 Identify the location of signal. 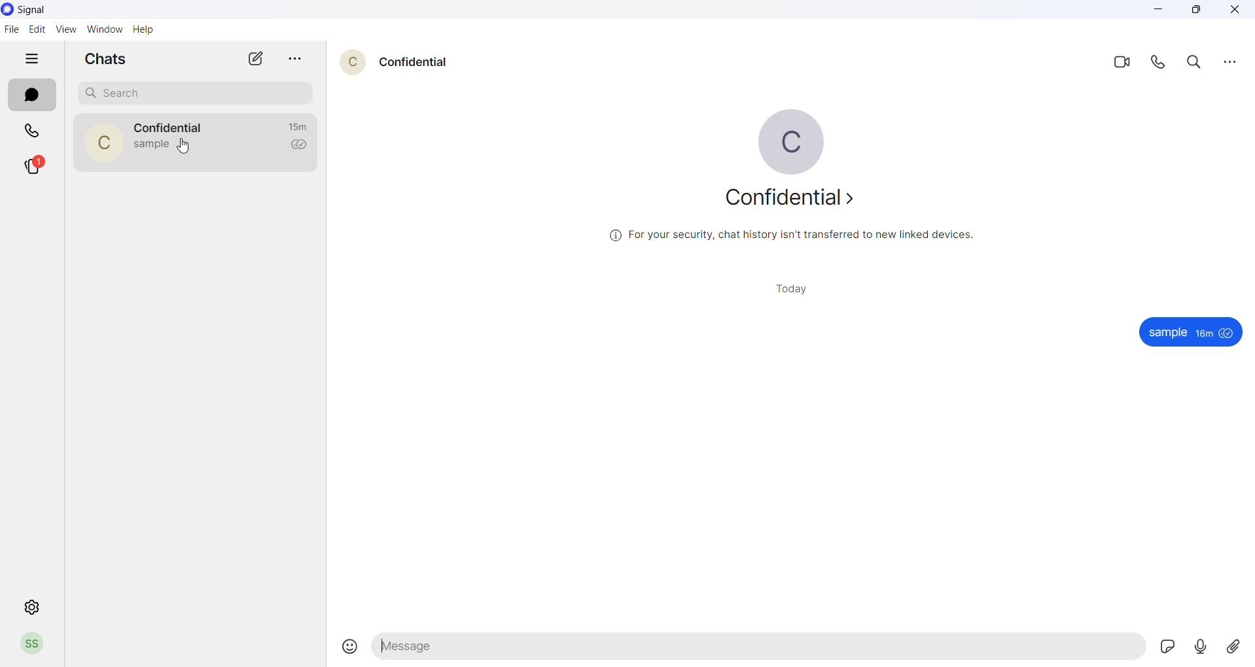
(33, 11).